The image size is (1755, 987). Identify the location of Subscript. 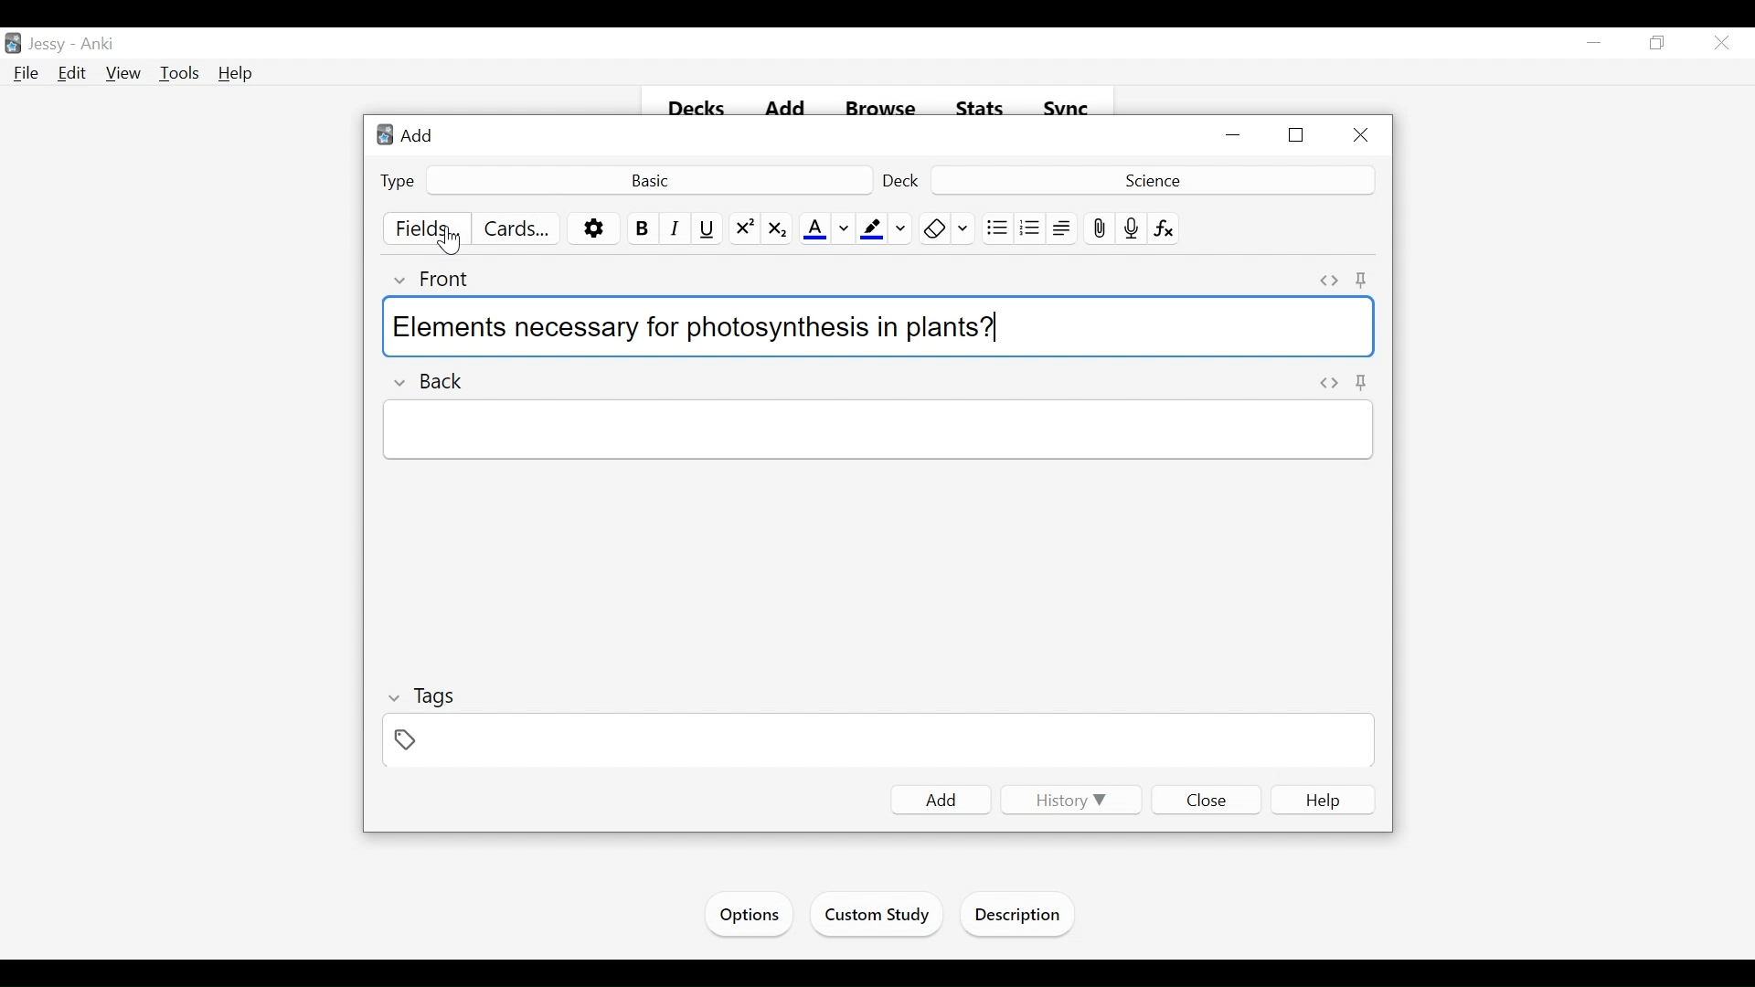
(776, 229).